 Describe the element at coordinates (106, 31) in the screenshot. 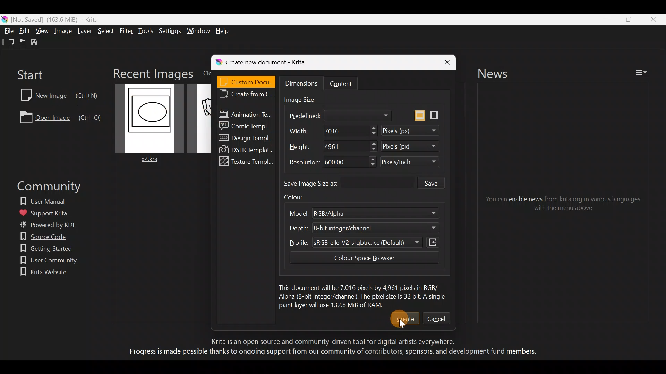

I see `Select` at that location.